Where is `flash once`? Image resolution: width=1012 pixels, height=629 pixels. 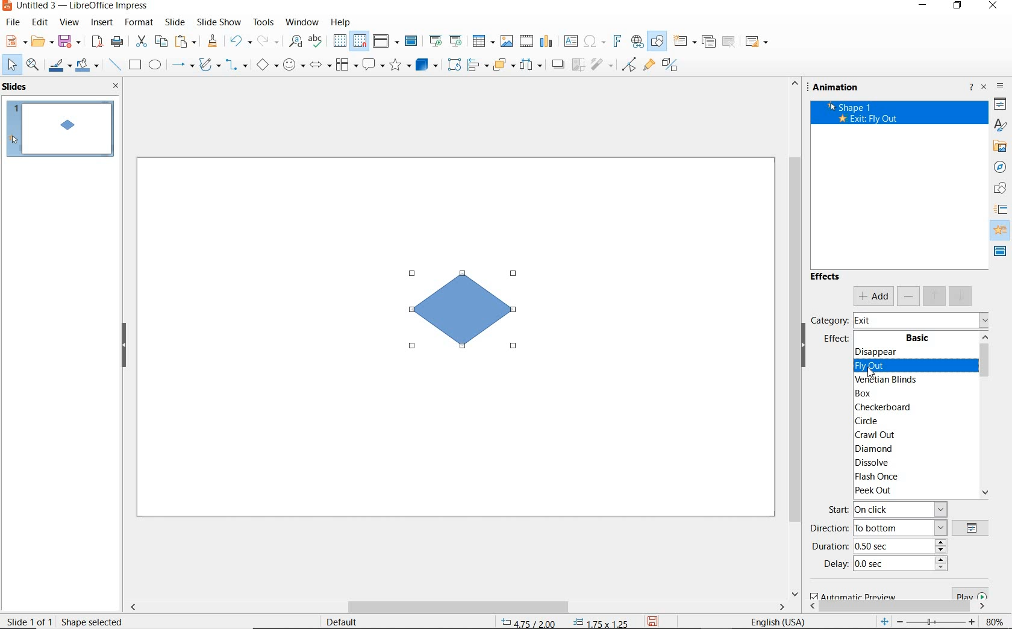
flash once is located at coordinates (912, 476).